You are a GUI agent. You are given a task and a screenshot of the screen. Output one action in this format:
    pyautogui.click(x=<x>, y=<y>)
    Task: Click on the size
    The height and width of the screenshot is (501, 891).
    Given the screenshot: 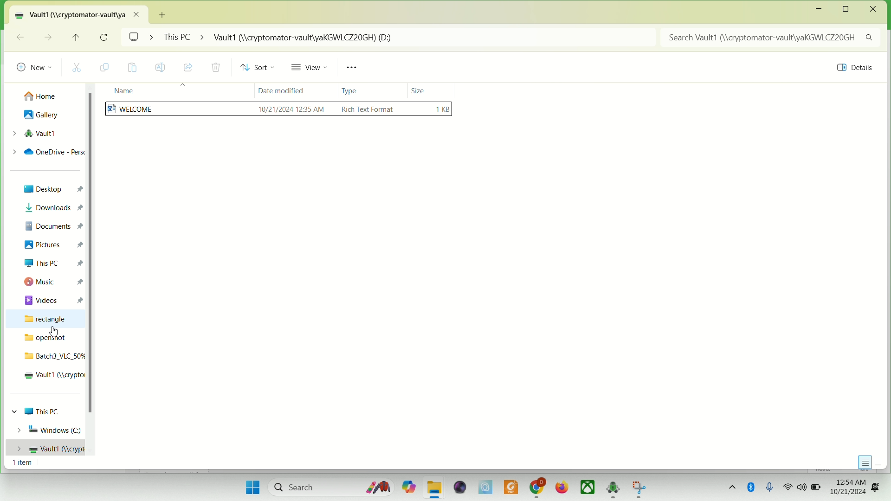 What is the action you would take?
    pyautogui.click(x=419, y=90)
    